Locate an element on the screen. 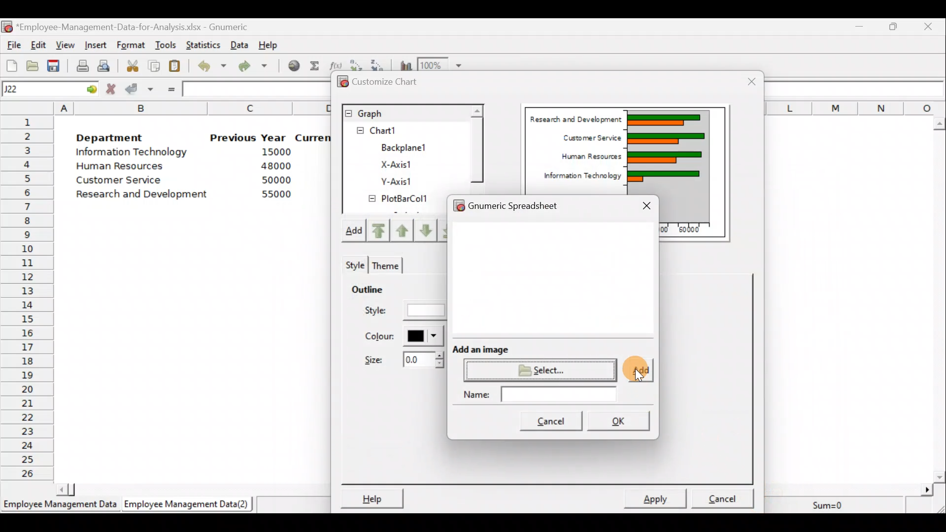 The height and width of the screenshot is (532, 946). 15000 is located at coordinates (273, 154).